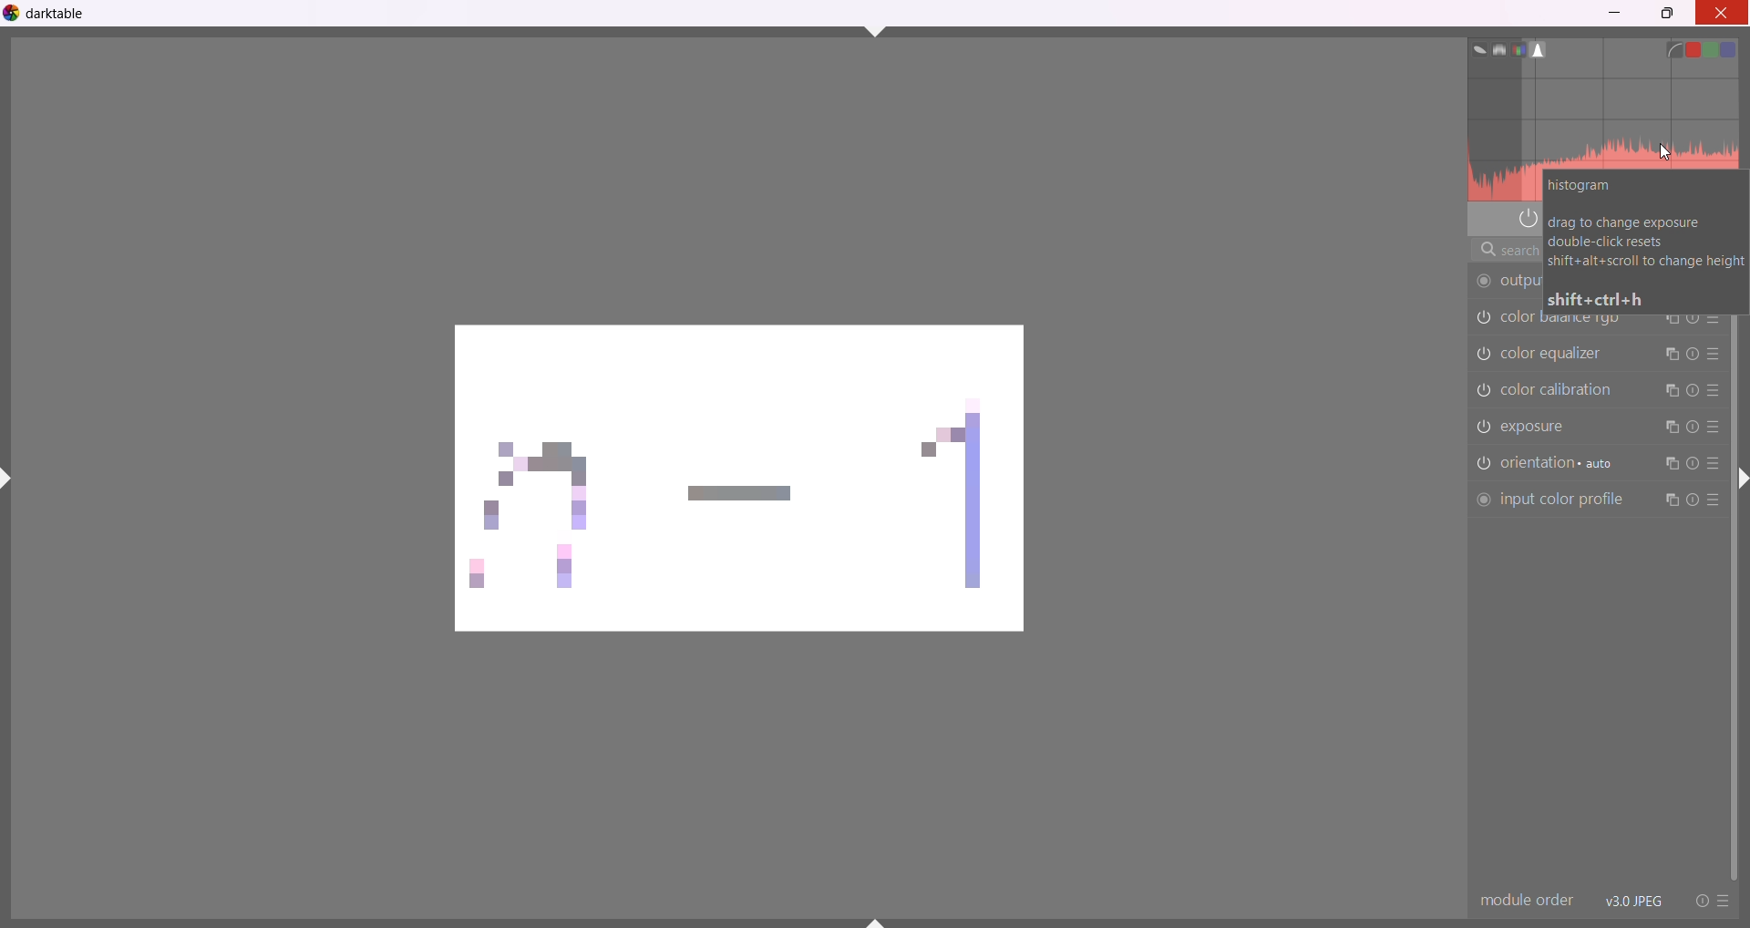  Describe the element at coordinates (1692, 352) in the screenshot. I see `reset parameters` at that location.